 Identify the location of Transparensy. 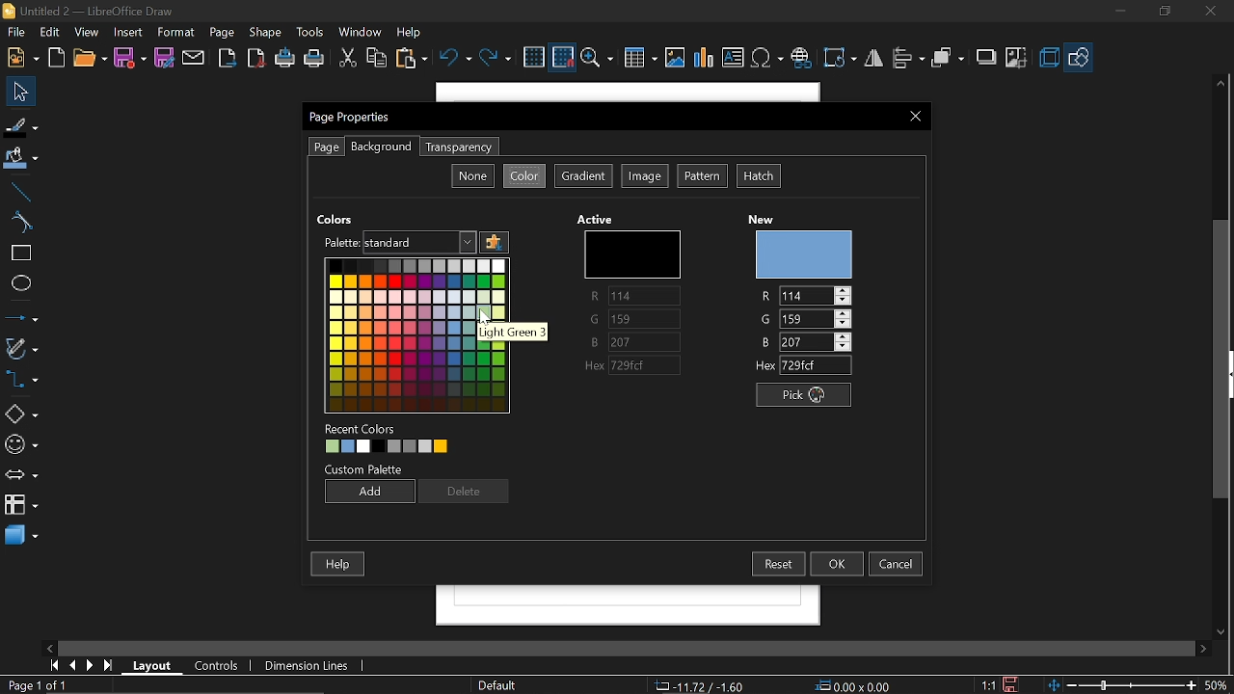
(457, 147).